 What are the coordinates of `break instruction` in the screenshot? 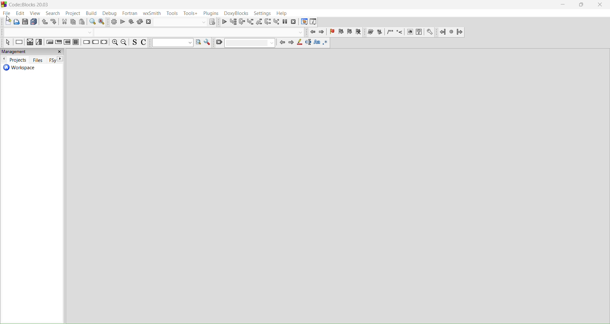 It's located at (86, 44).